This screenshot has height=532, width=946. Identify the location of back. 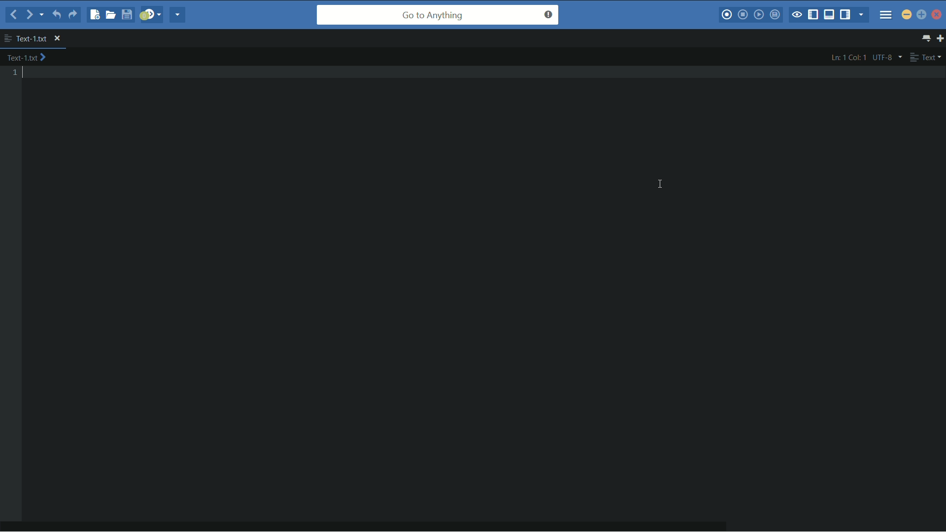
(12, 14).